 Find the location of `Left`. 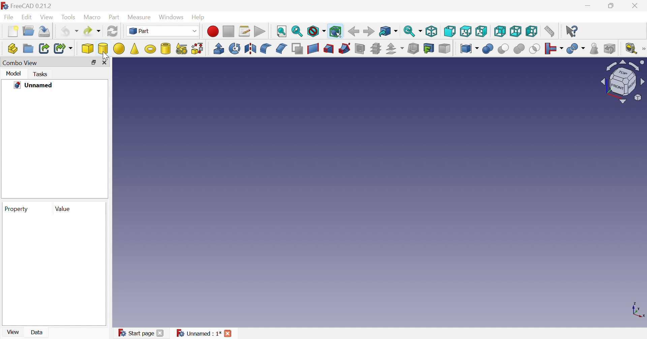

Left is located at coordinates (532, 32).